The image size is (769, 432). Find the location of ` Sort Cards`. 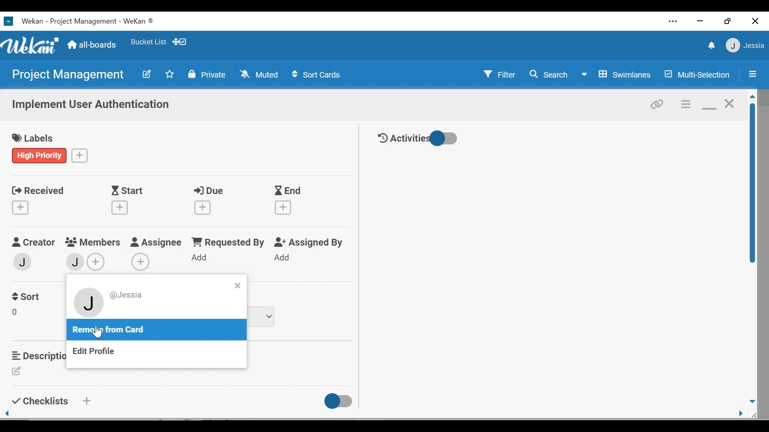

 Sort Cards is located at coordinates (317, 75).